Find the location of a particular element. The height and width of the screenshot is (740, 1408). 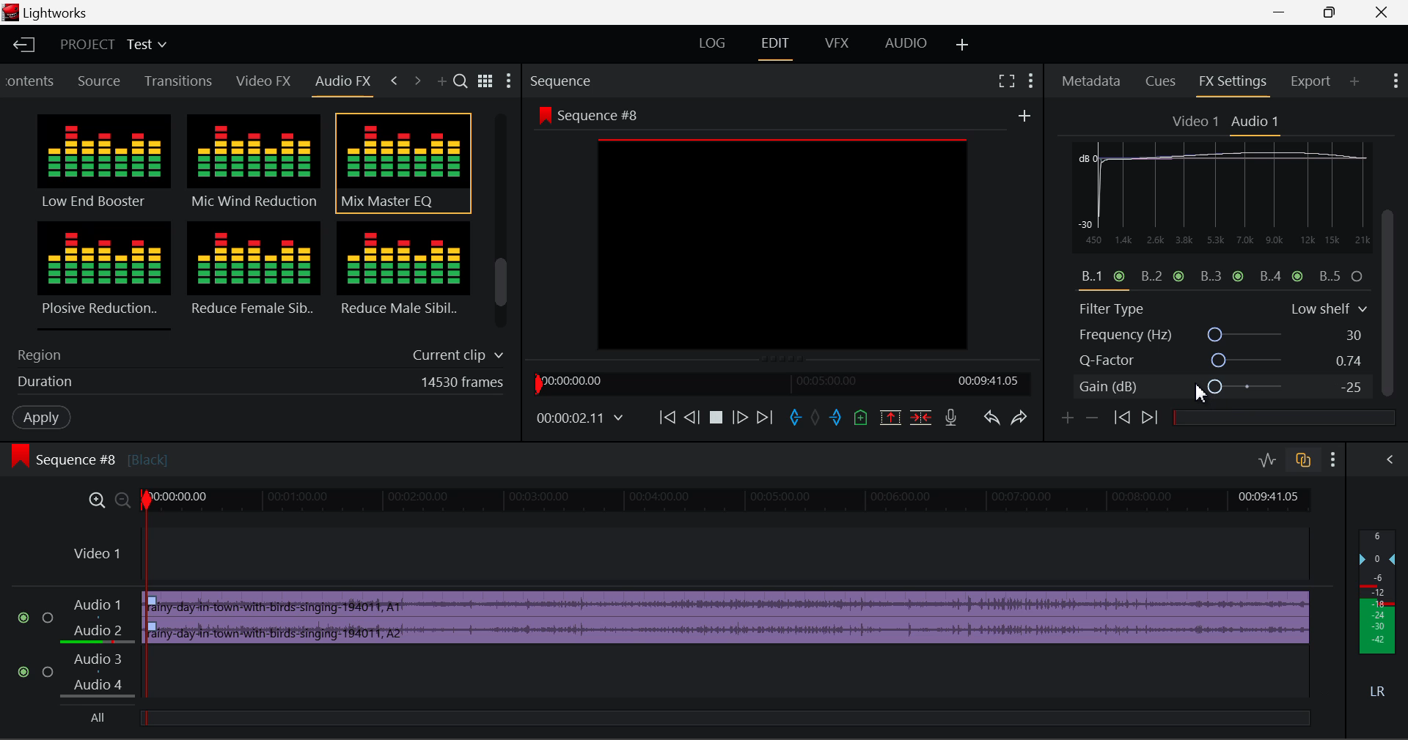

LOG Layout is located at coordinates (709, 44).